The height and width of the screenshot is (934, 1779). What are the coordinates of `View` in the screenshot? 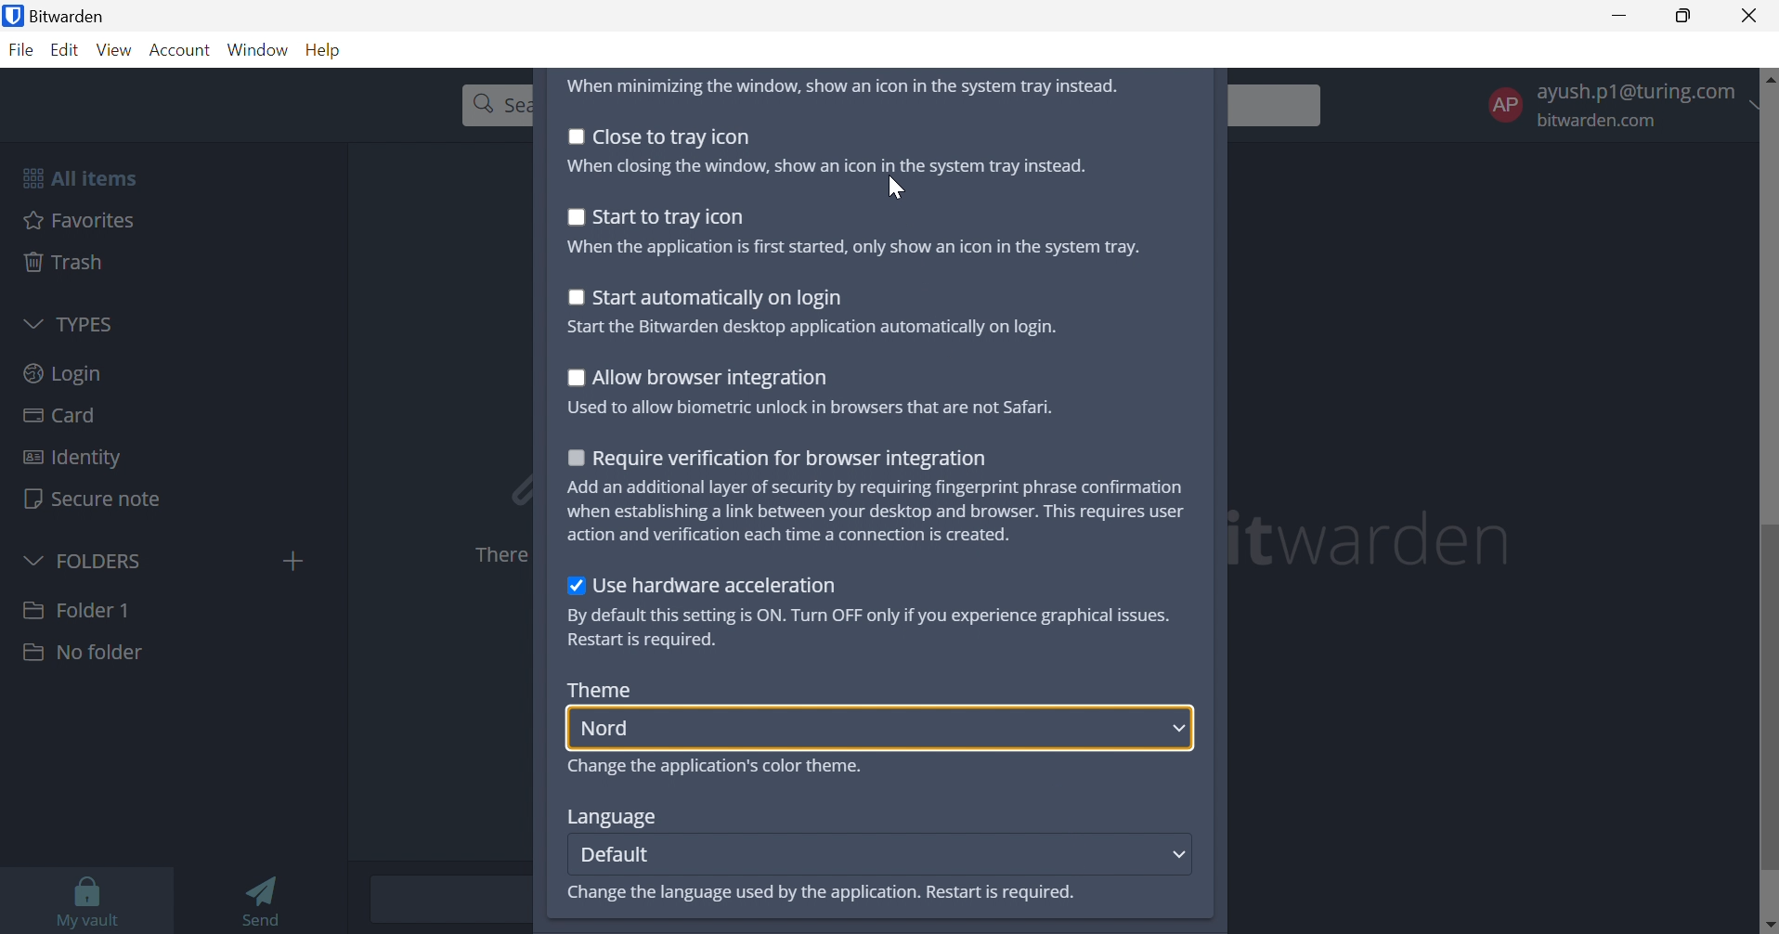 It's located at (117, 50).